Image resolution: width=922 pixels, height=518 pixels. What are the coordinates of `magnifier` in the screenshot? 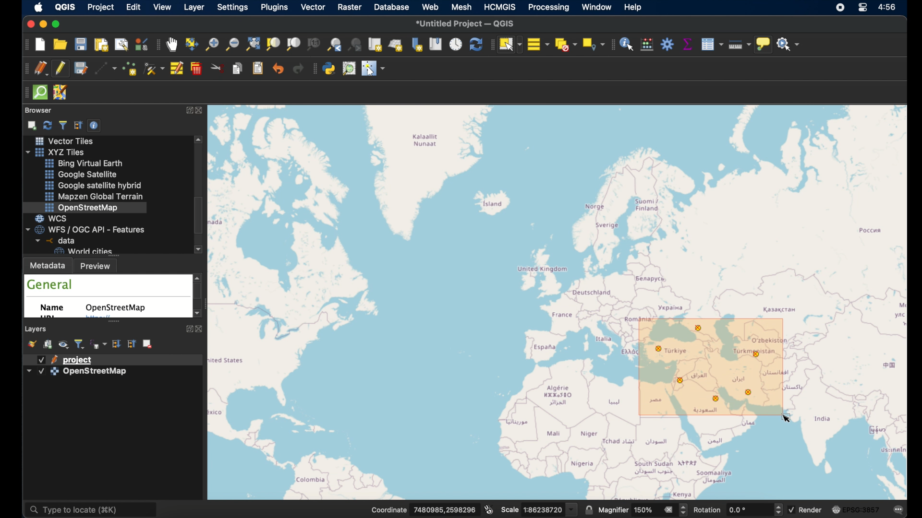 It's located at (613, 510).